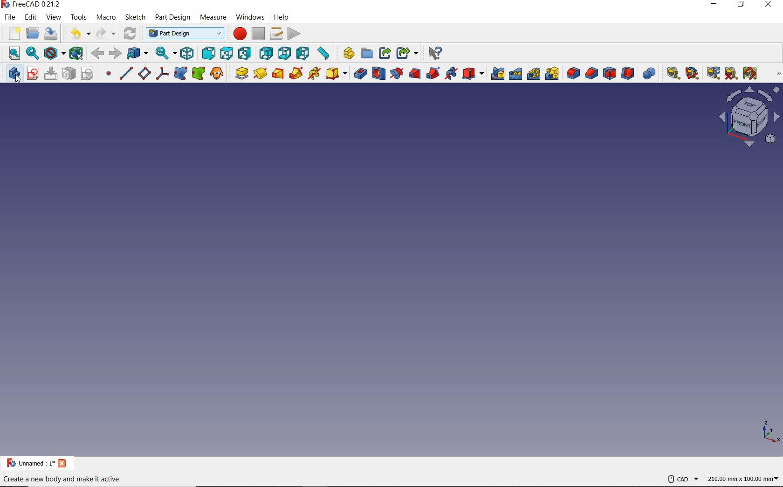  What do you see at coordinates (55, 53) in the screenshot?
I see `draw style` at bounding box center [55, 53].